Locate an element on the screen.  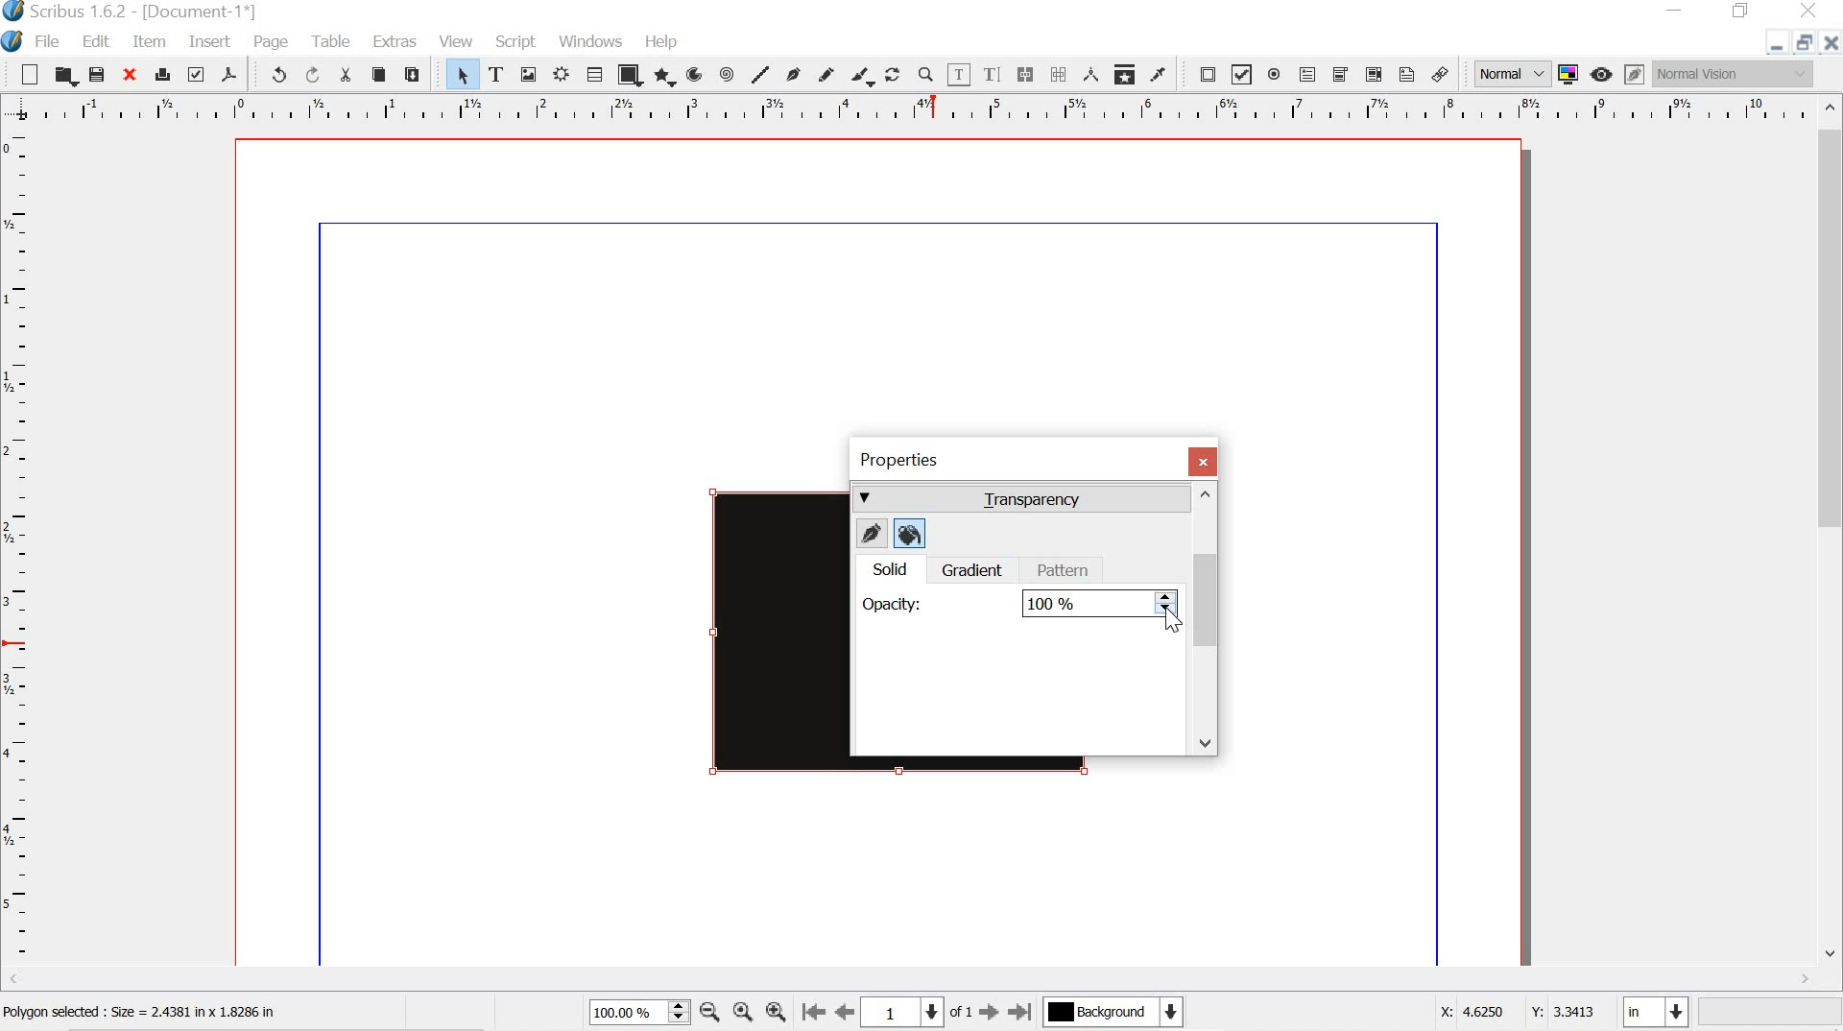
copy is located at coordinates (378, 74).